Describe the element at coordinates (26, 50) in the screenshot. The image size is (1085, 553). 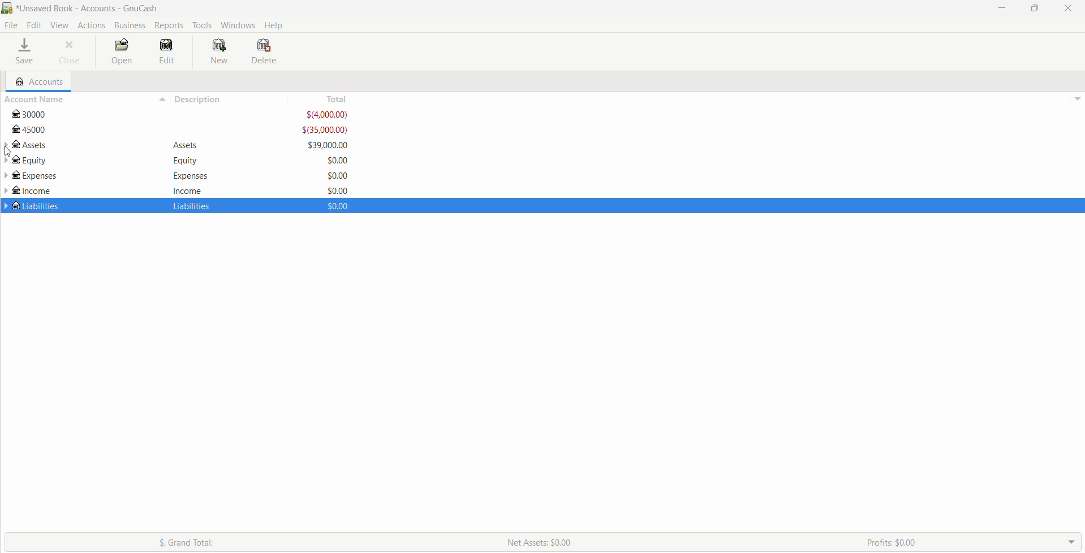
I see `Save` at that location.